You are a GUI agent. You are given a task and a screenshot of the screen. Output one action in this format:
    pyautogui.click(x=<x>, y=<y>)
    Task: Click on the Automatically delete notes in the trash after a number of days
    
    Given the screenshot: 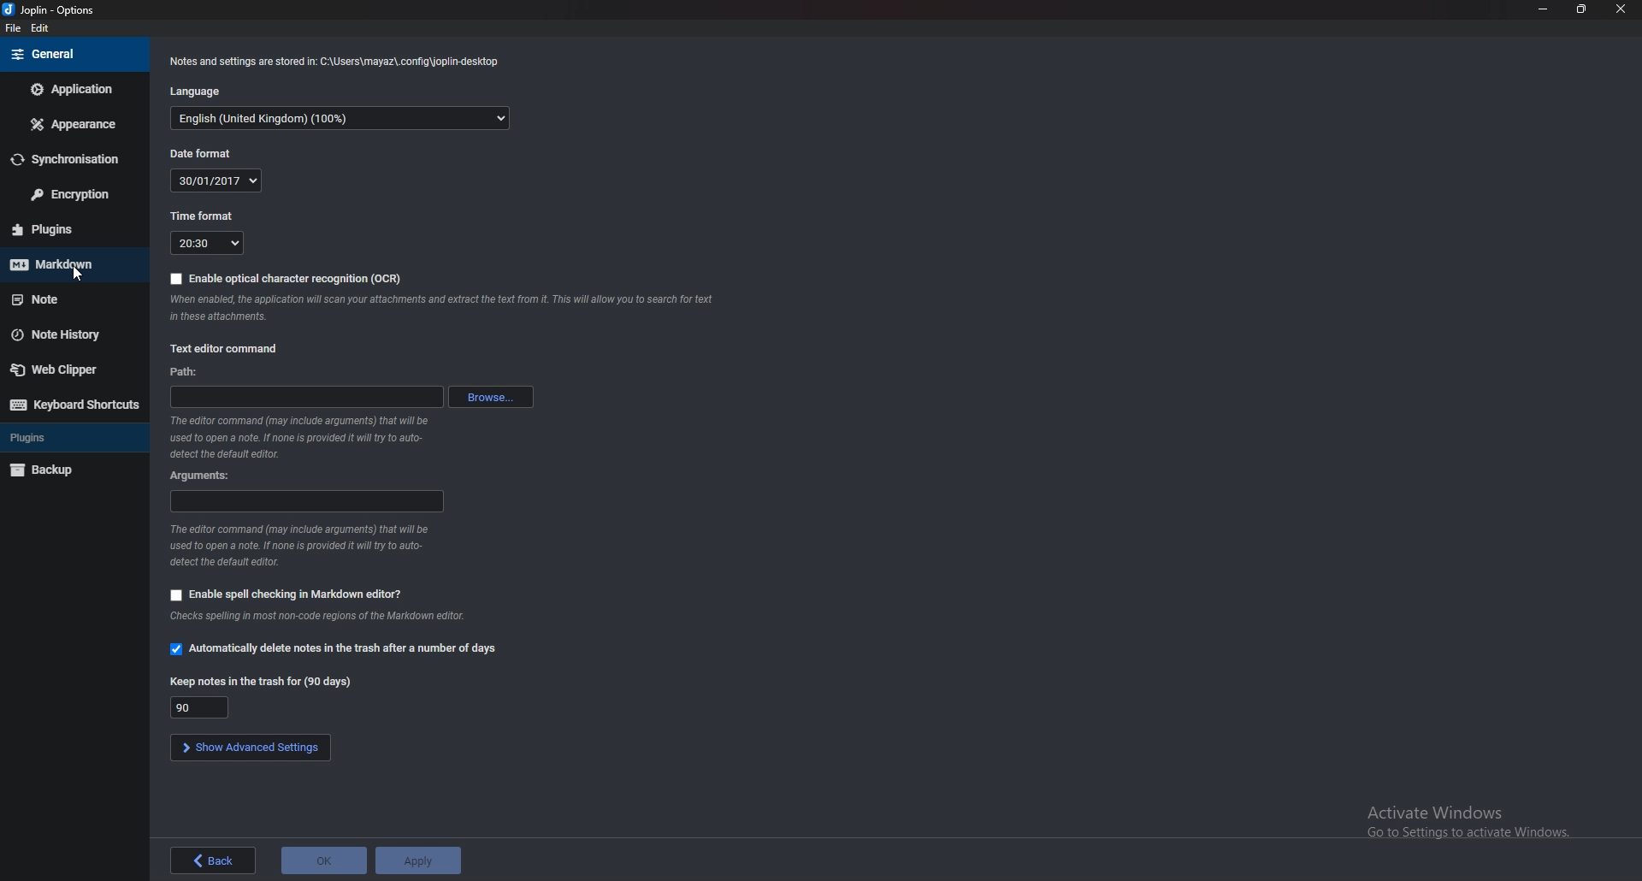 What is the action you would take?
    pyautogui.click(x=334, y=650)
    